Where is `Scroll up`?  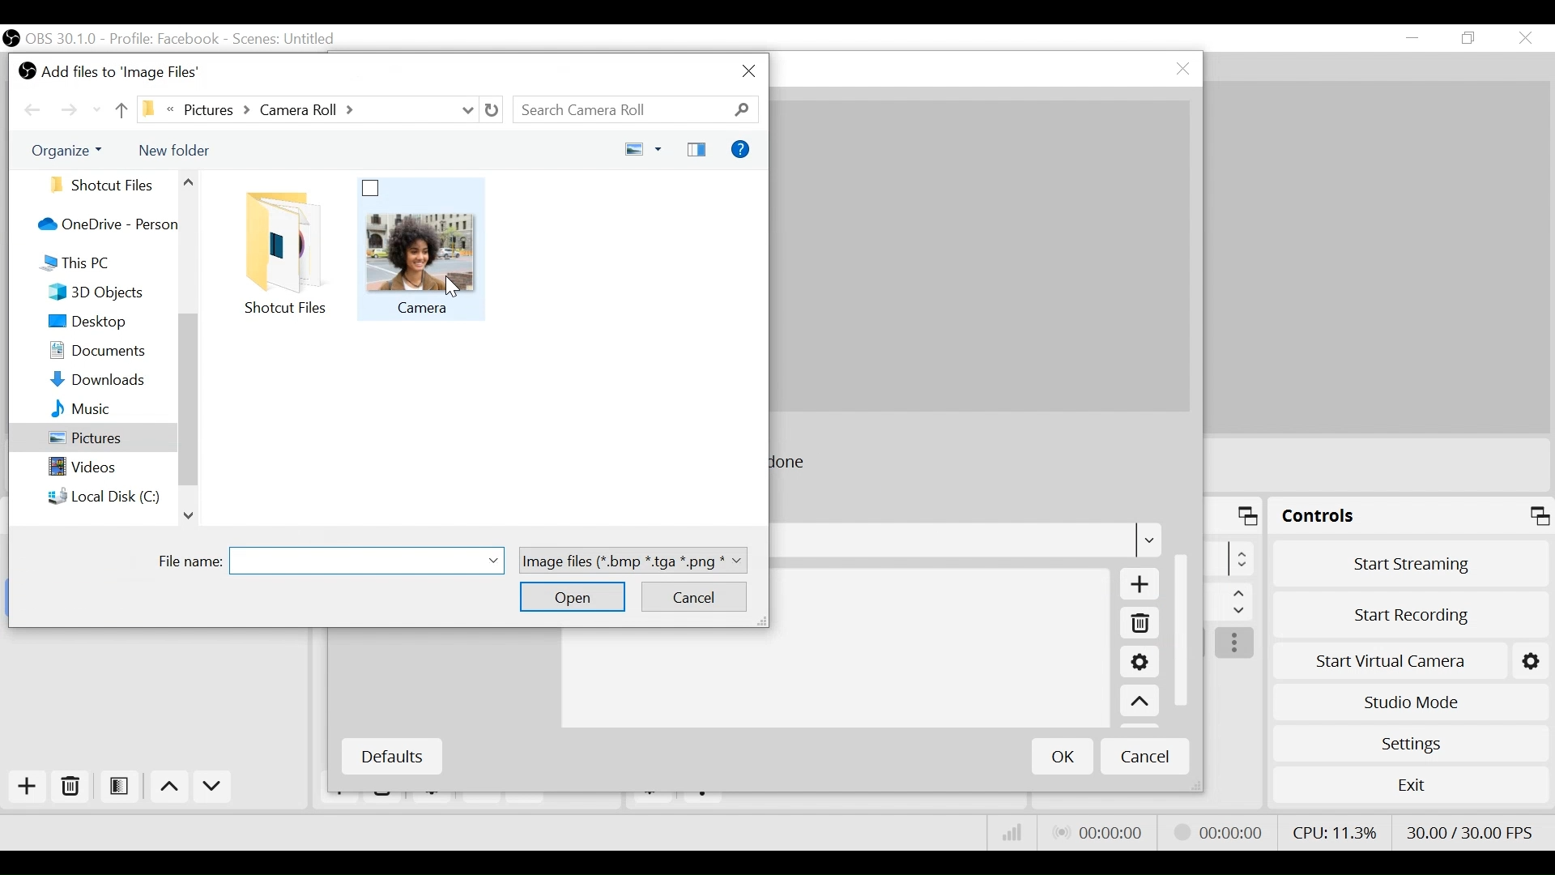
Scroll up is located at coordinates (190, 516).